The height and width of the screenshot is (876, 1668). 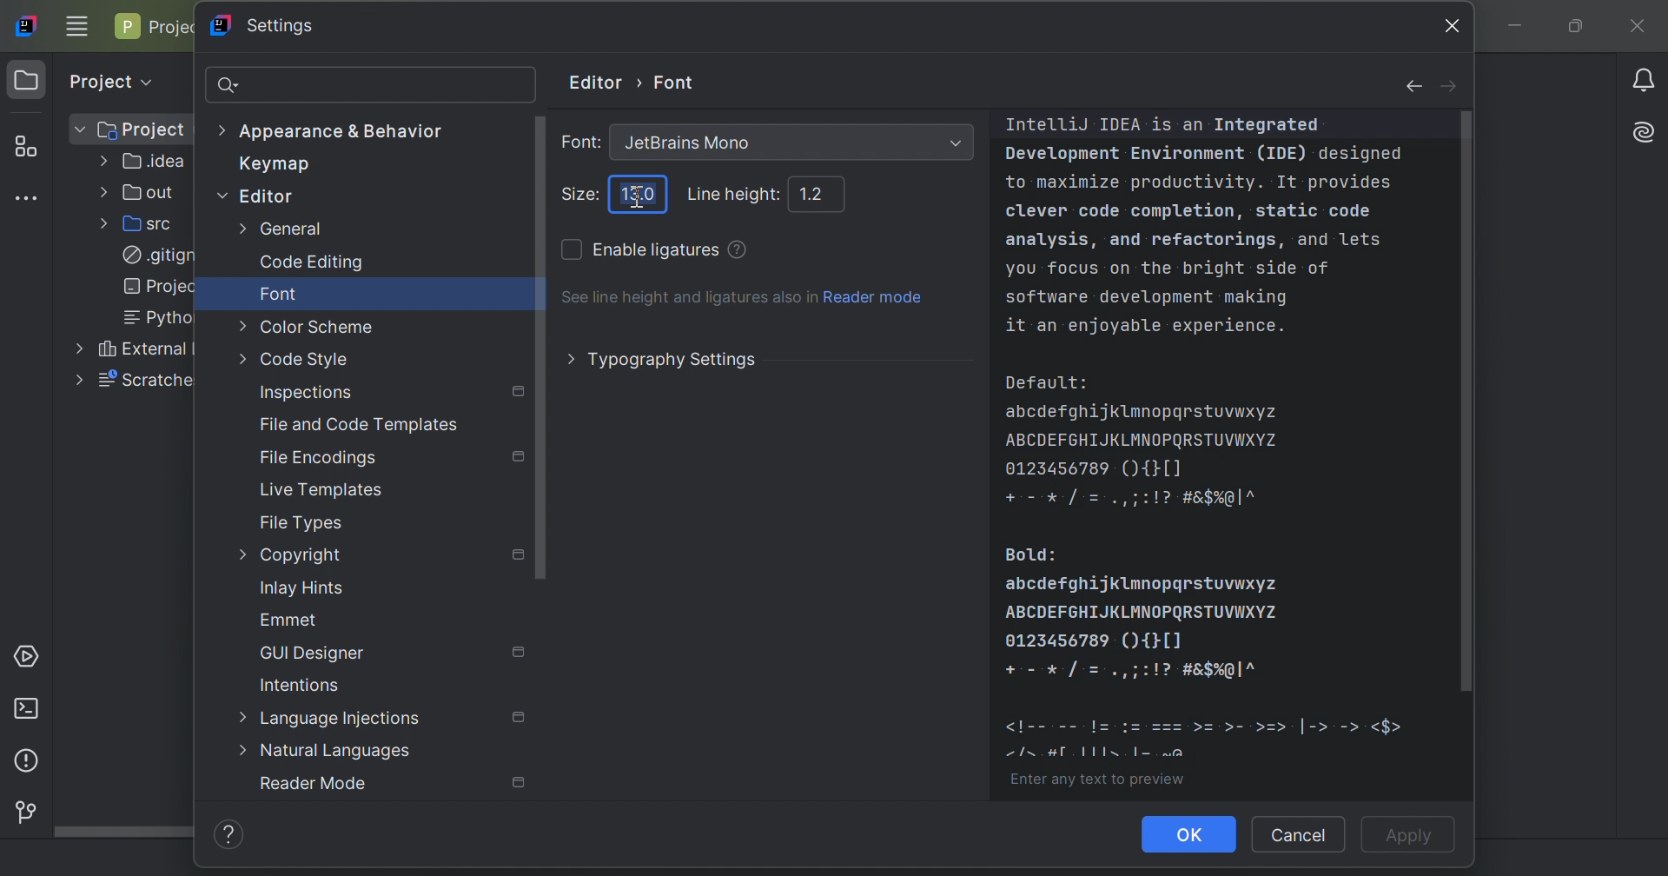 What do you see at coordinates (1413, 837) in the screenshot?
I see `Apply` at bounding box center [1413, 837].